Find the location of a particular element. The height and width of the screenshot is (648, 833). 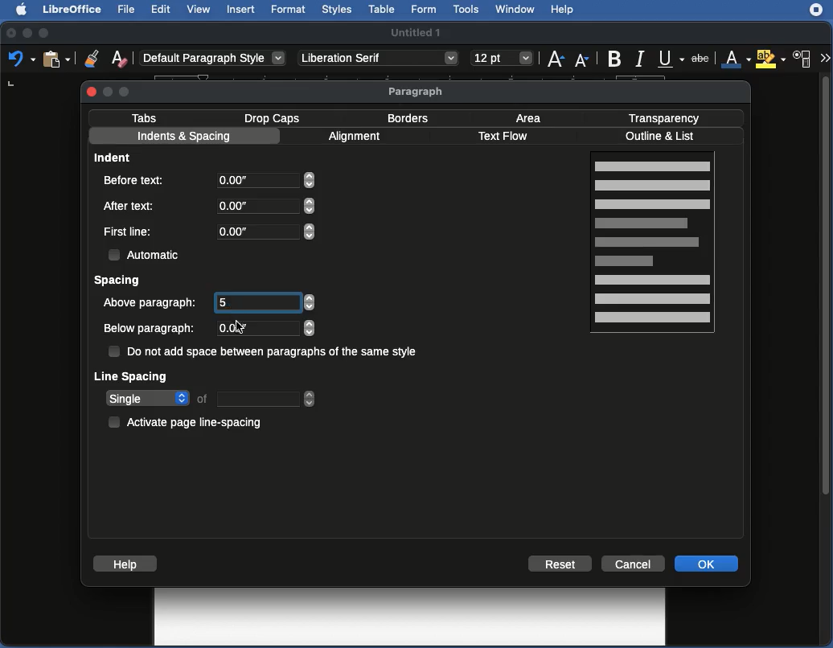

Reset is located at coordinates (560, 564).